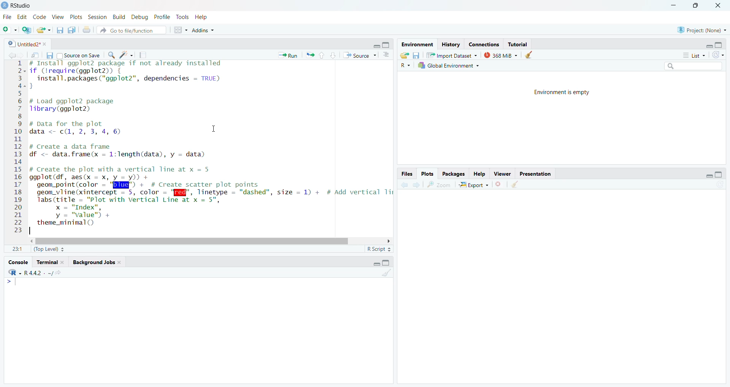 The height and width of the screenshot is (387, 730). I want to click on upward, so click(321, 56).